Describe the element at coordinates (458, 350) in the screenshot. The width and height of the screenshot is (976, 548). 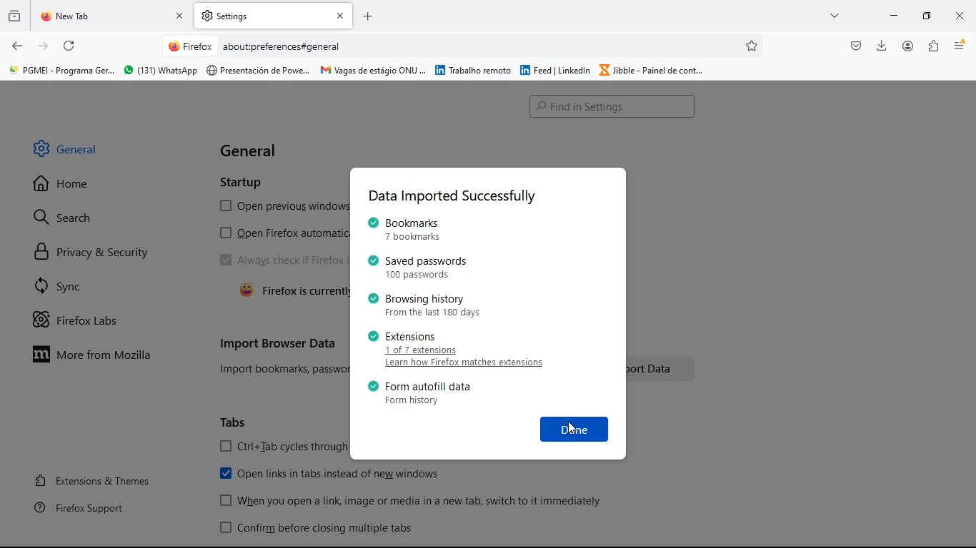
I see `‘© Extensions
1 of 7 extensions
Learn how Firefox matches extensions` at that location.